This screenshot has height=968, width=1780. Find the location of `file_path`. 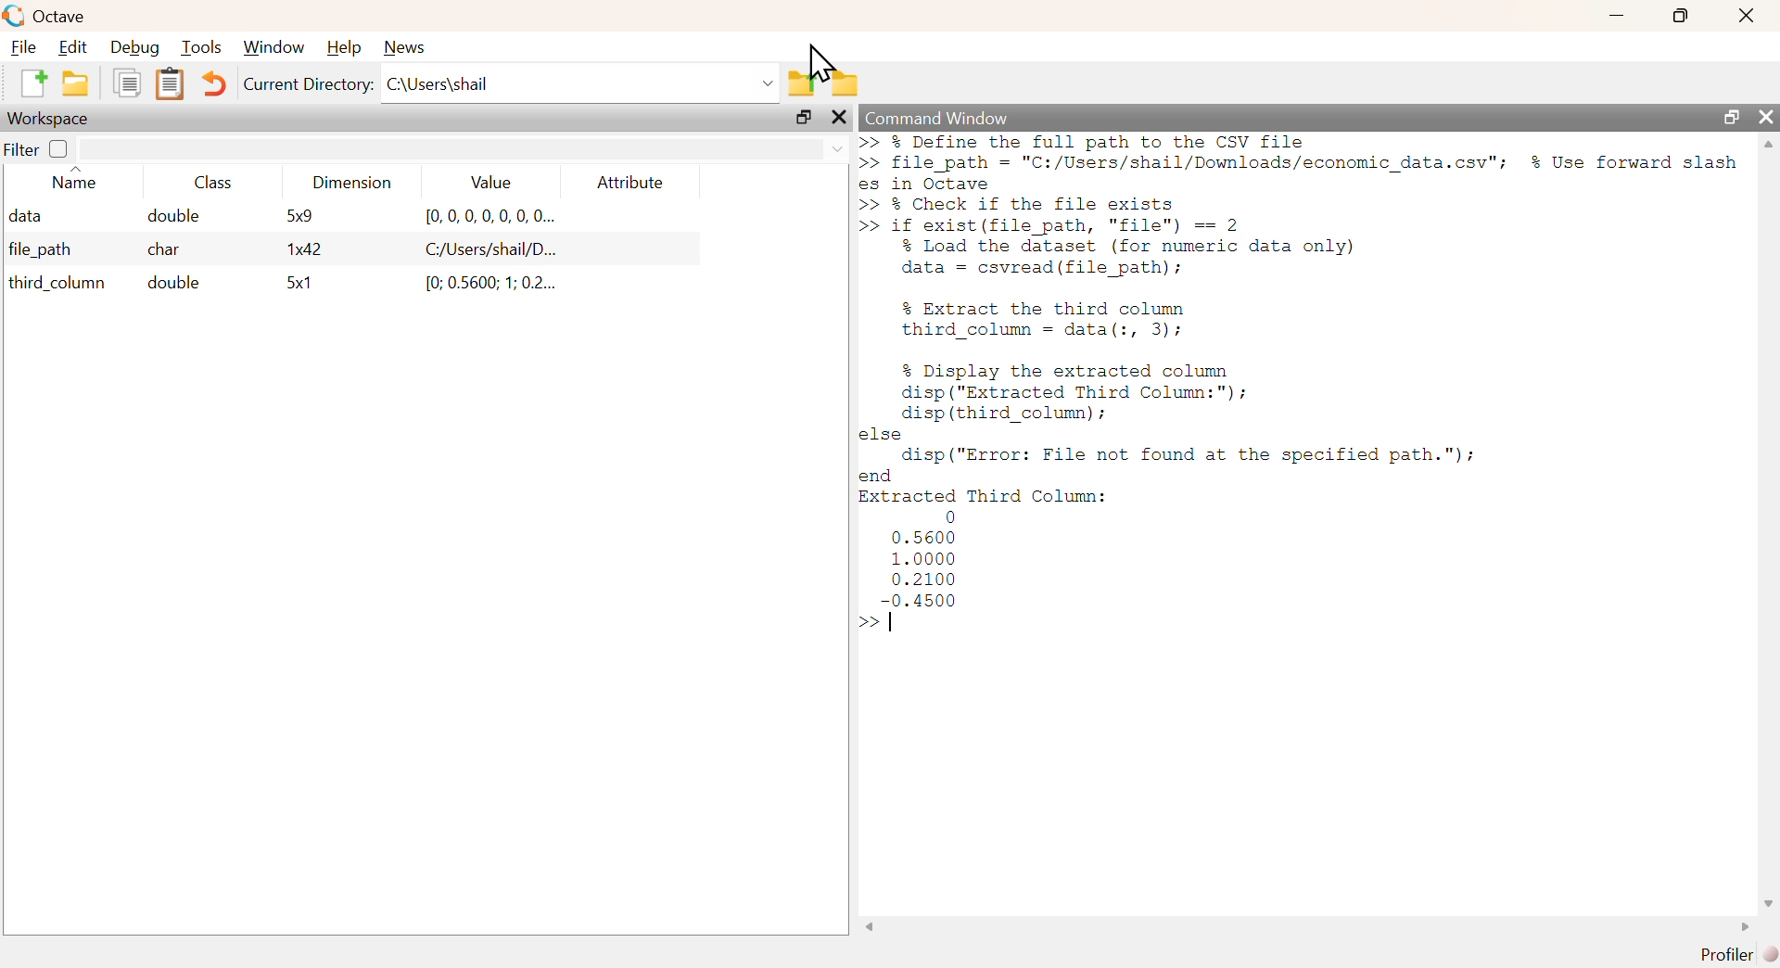

file_path is located at coordinates (47, 252).